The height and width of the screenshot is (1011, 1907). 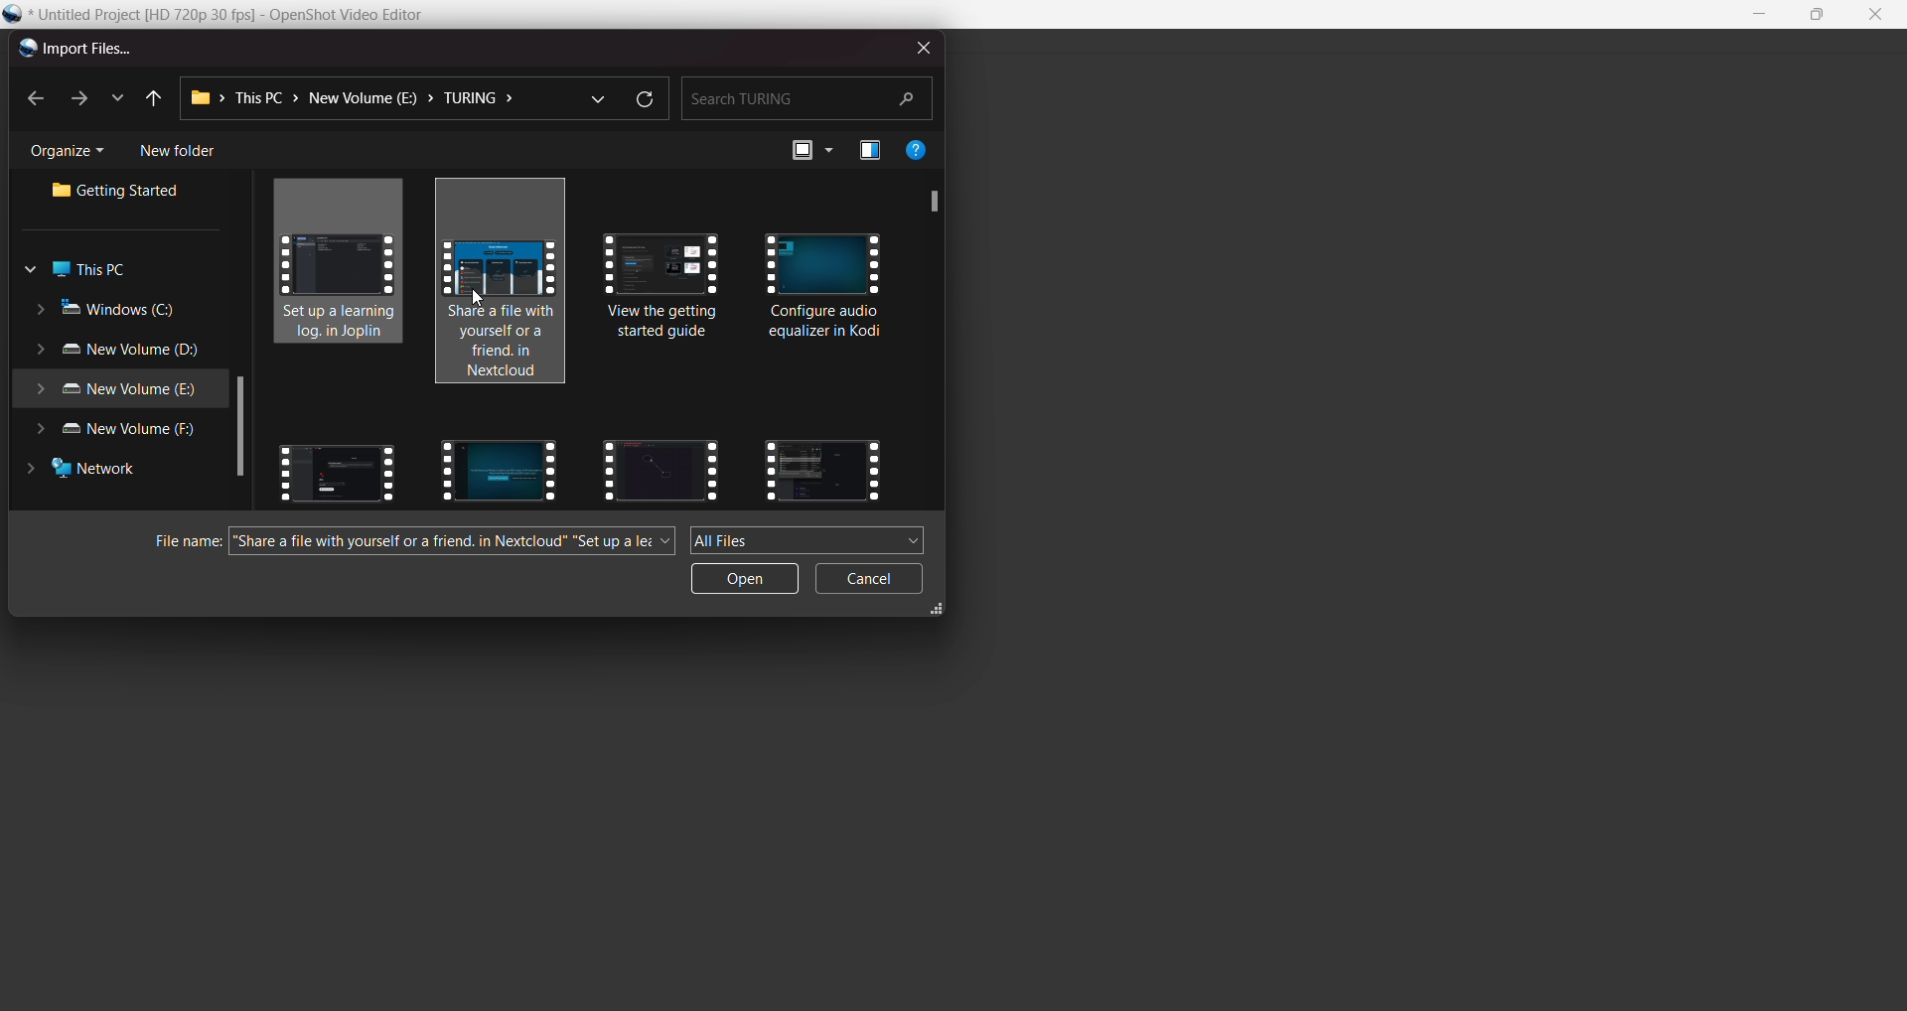 What do you see at coordinates (509, 279) in the screenshot?
I see `selected videos` at bounding box center [509, 279].